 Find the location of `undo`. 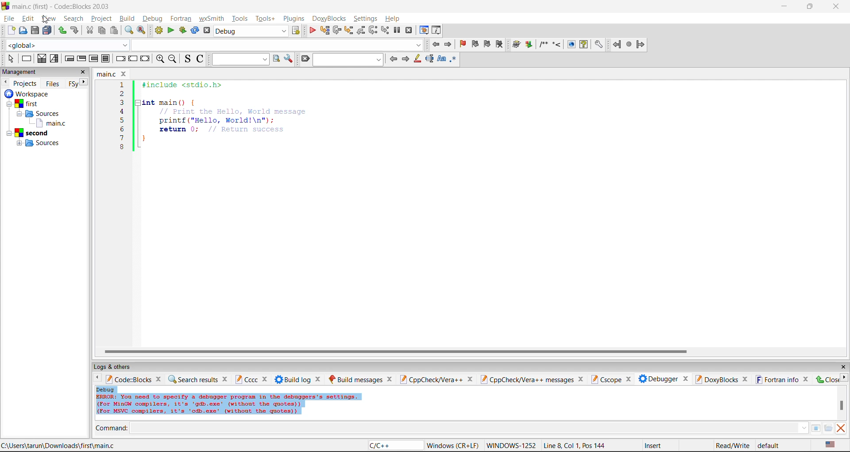

undo is located at coordinates (62, 31).